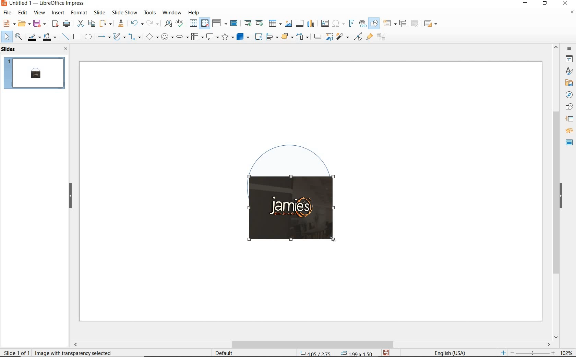  Describe the element at coordinates (311, 24) in the screenshot. I see `insert chart` at that location.